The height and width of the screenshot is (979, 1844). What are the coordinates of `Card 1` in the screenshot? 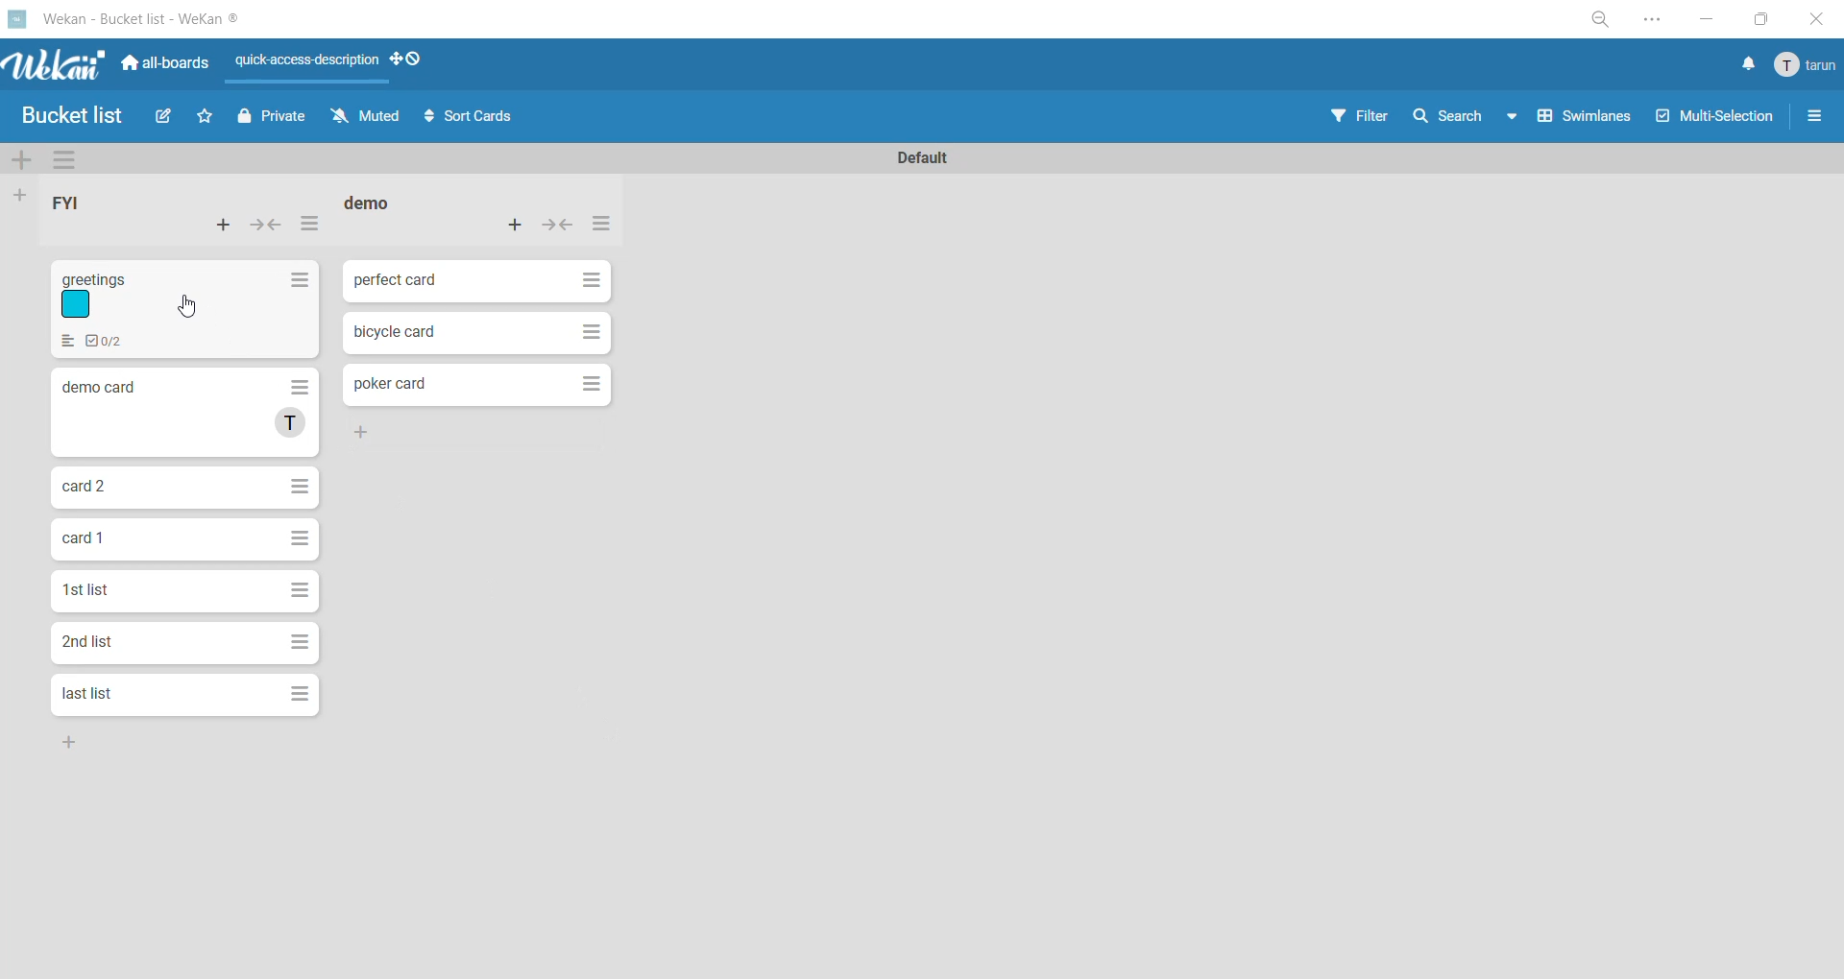 It's located at (189, 540).